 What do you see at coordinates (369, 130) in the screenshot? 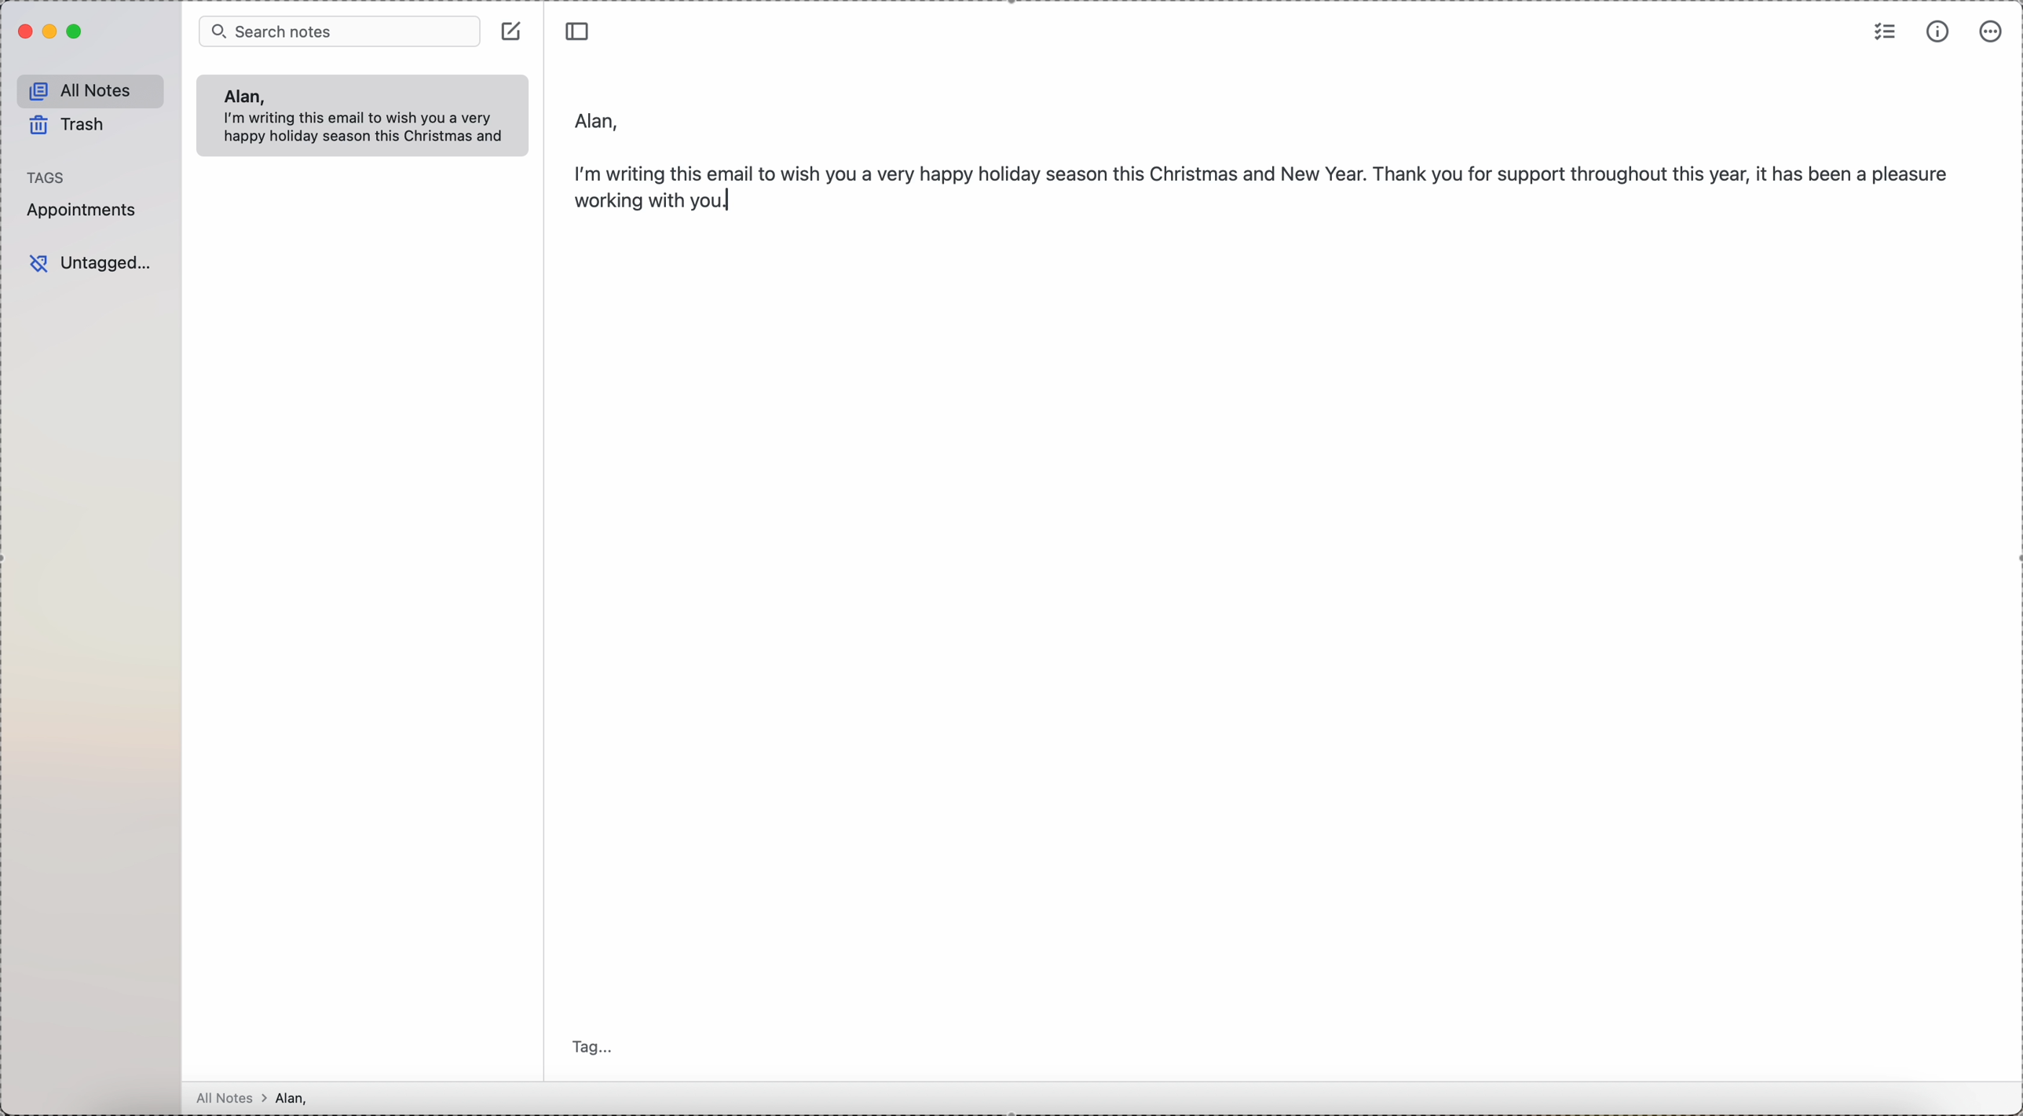
I see `body text: I'm writing this email to wish you a very happy holiday season this Christmas and` at bounding box center [369, 130].